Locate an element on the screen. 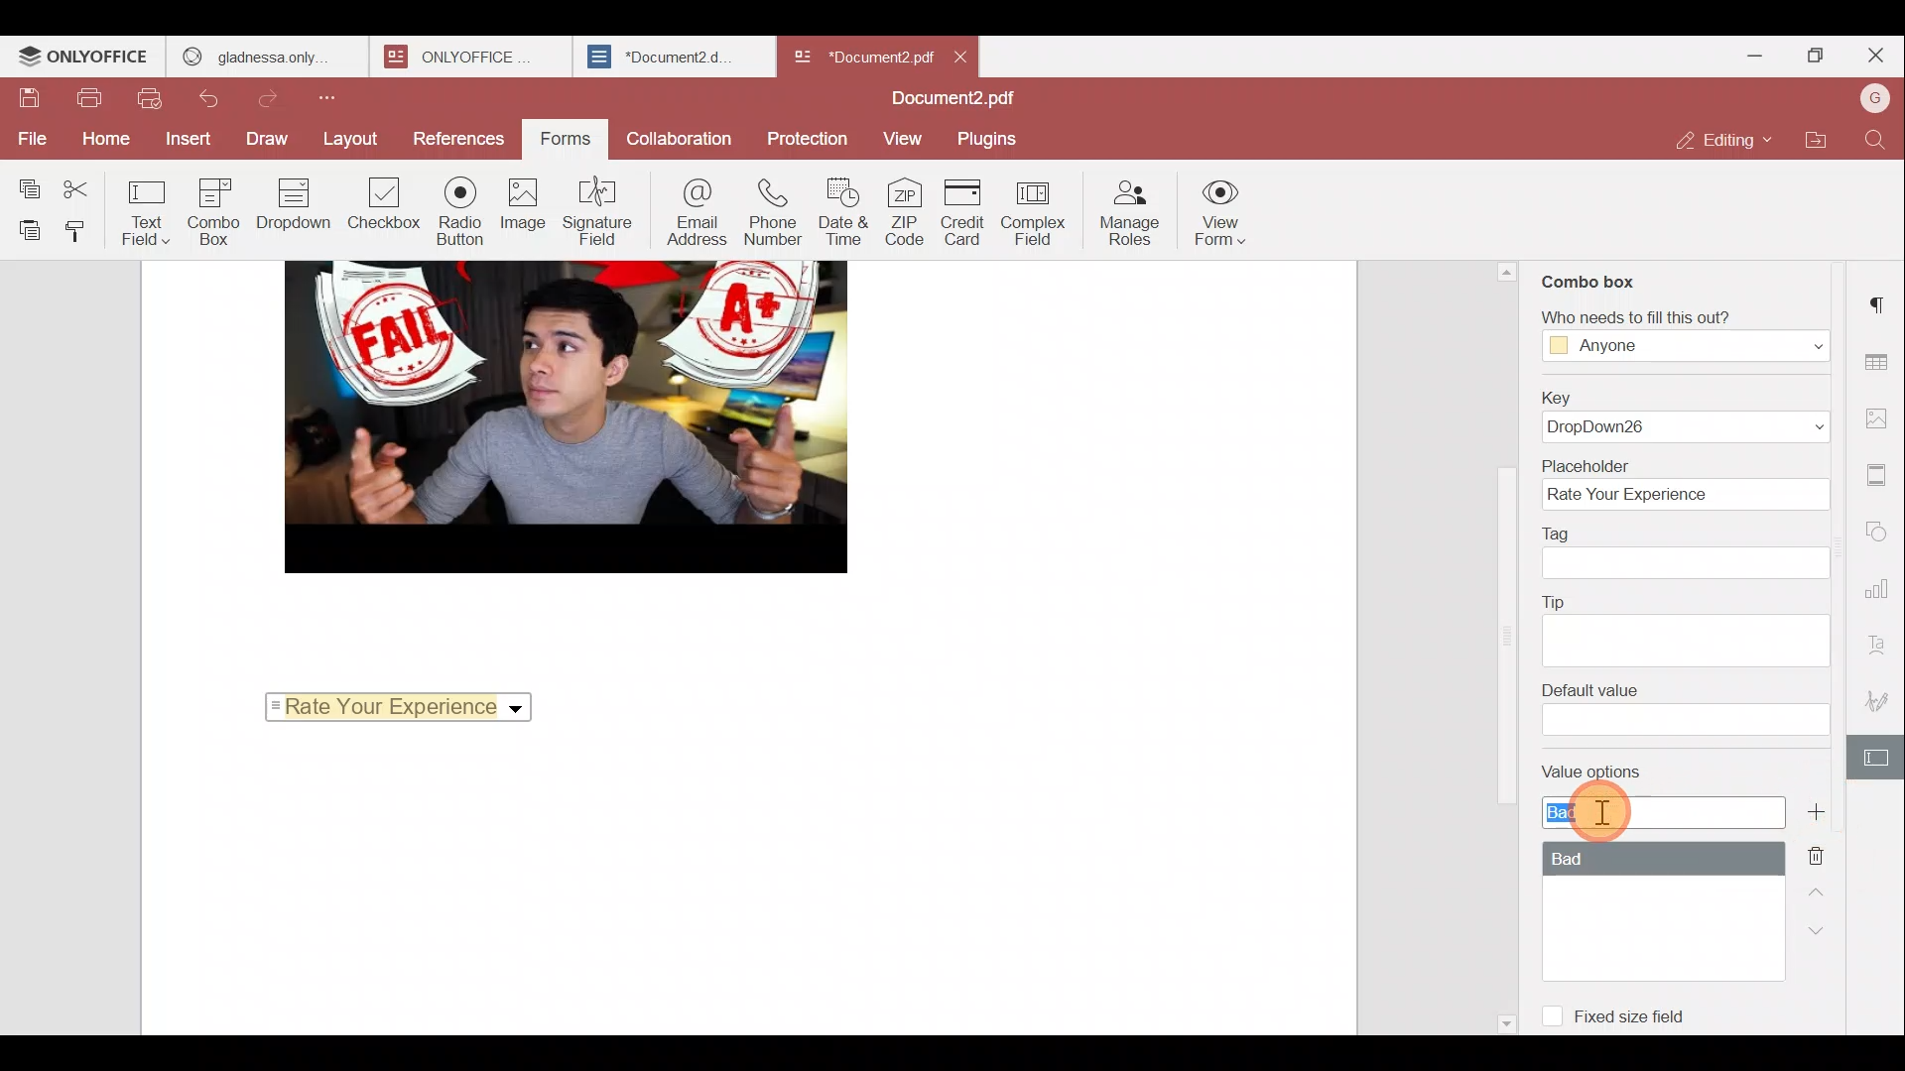  Email address is located at coordinates (695, 211).